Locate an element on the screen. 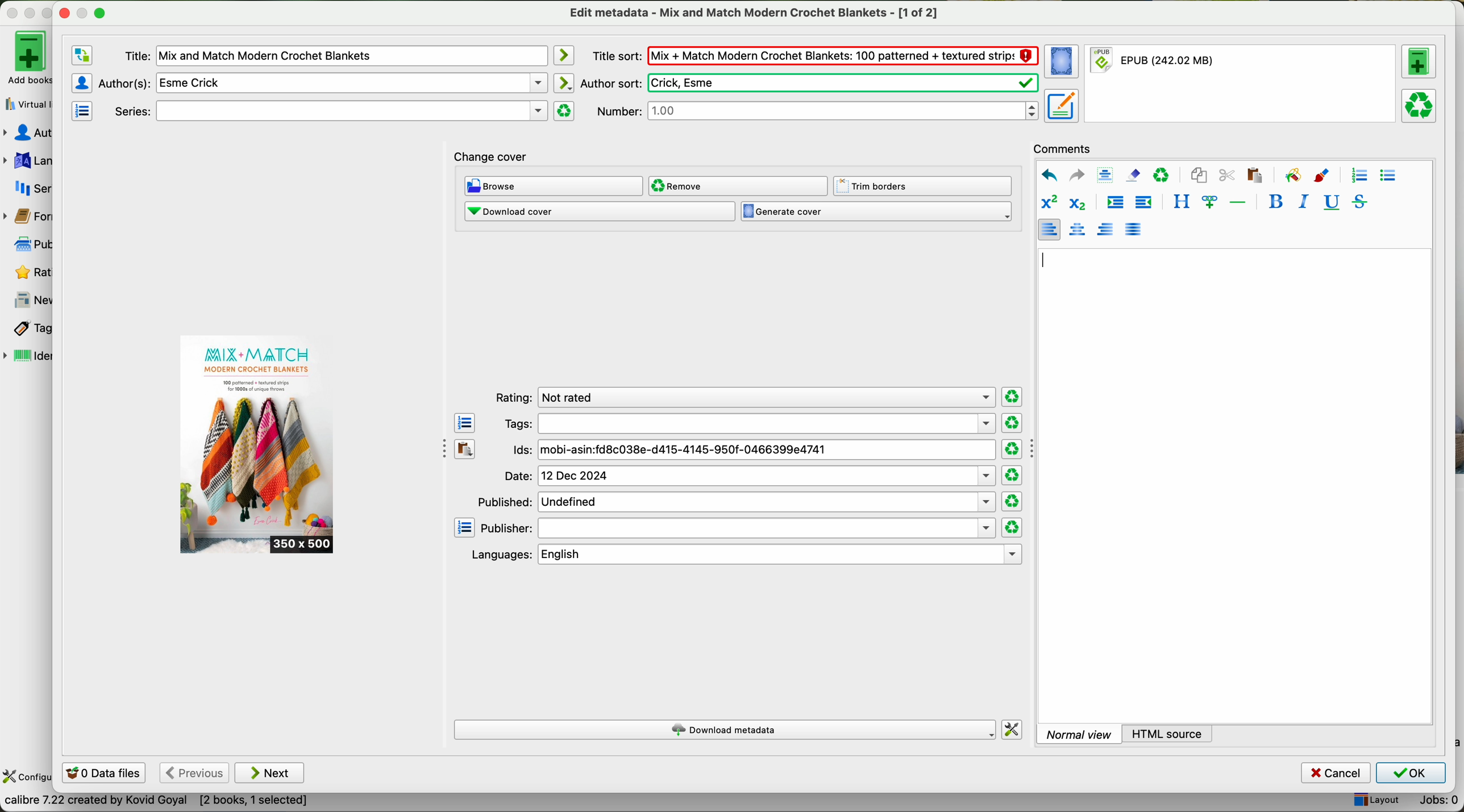 This screenshot has width=1464, height=812. set metadata for the book is located at coordinates (1060, 105).